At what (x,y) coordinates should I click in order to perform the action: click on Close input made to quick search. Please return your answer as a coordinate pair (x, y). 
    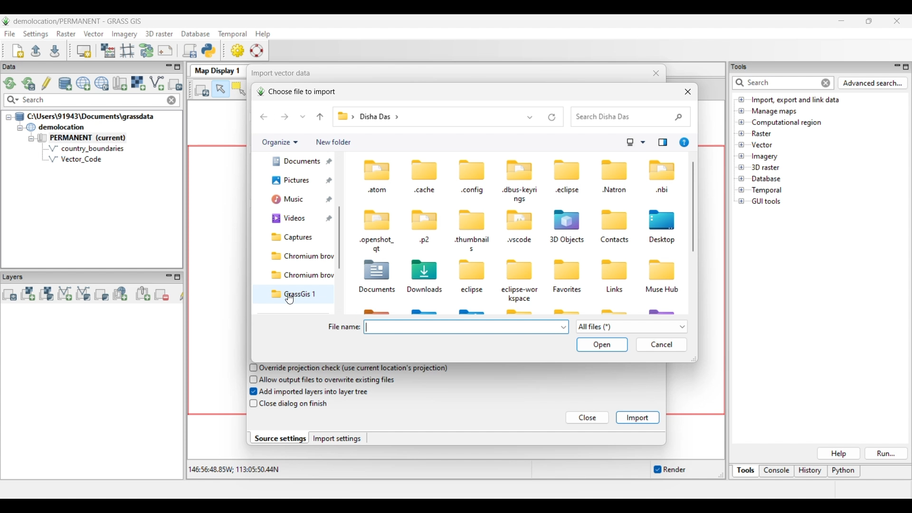
    Looking at the image, I should click on (171, 100).